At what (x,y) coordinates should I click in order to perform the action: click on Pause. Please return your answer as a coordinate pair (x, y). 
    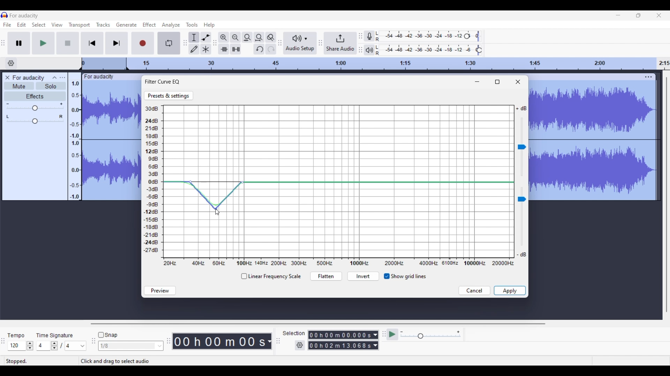
    Looking at the image, I should click on (19, 43).